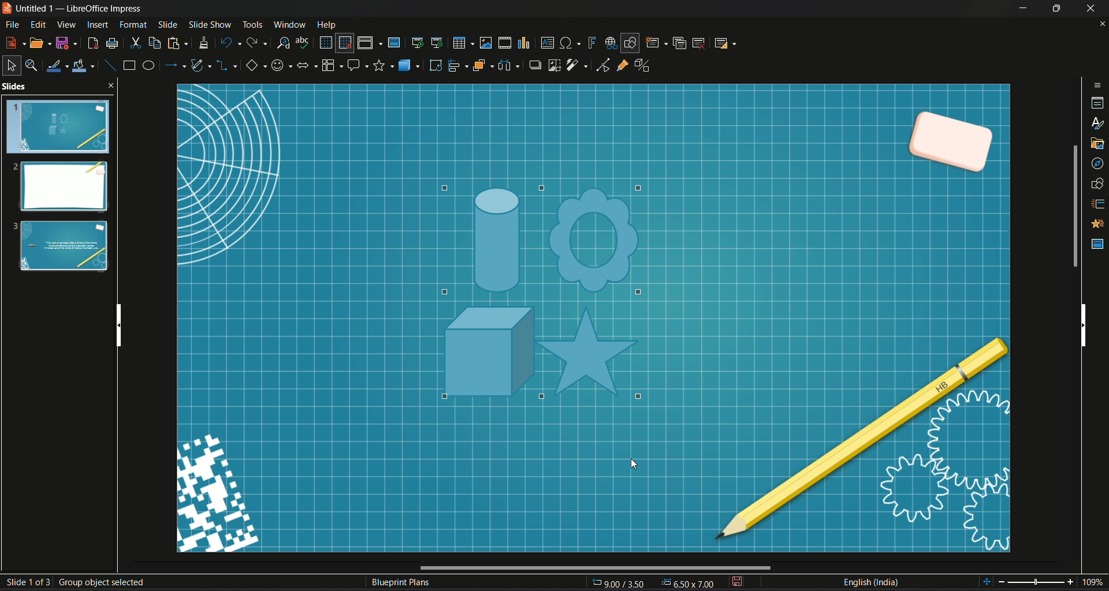 This screenshot has height=591, width=1109. I want to click on Text, so click(401, 583).